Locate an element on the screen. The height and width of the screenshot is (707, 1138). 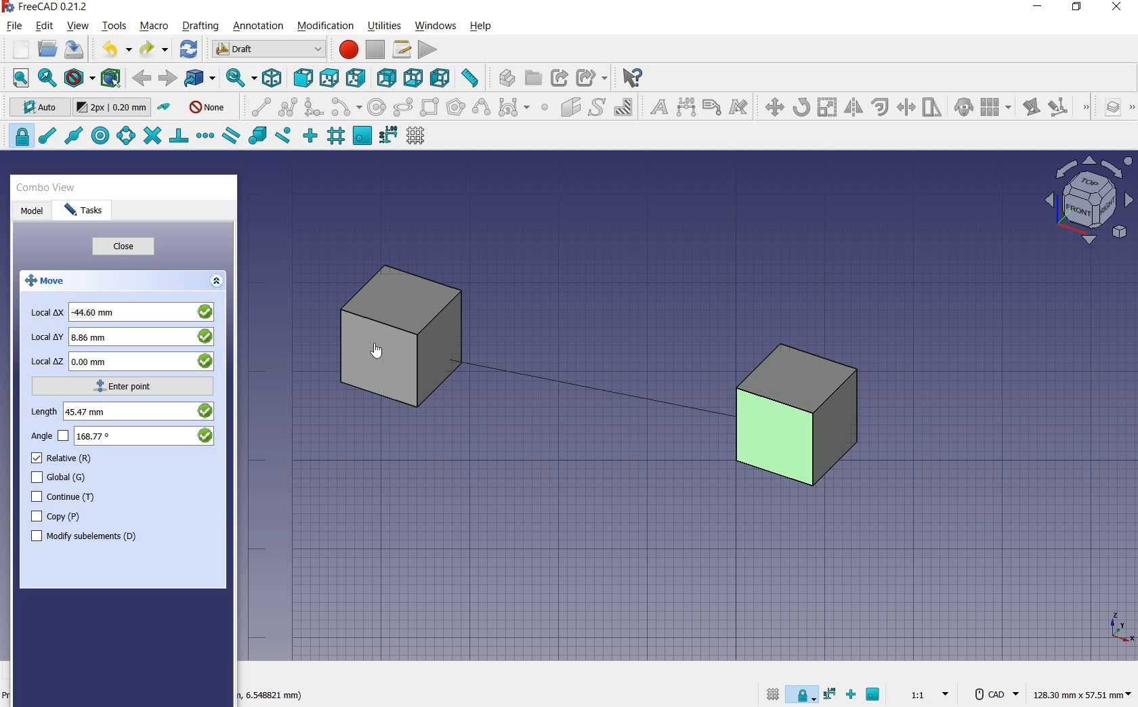
file is located at coordinates (16, 25).